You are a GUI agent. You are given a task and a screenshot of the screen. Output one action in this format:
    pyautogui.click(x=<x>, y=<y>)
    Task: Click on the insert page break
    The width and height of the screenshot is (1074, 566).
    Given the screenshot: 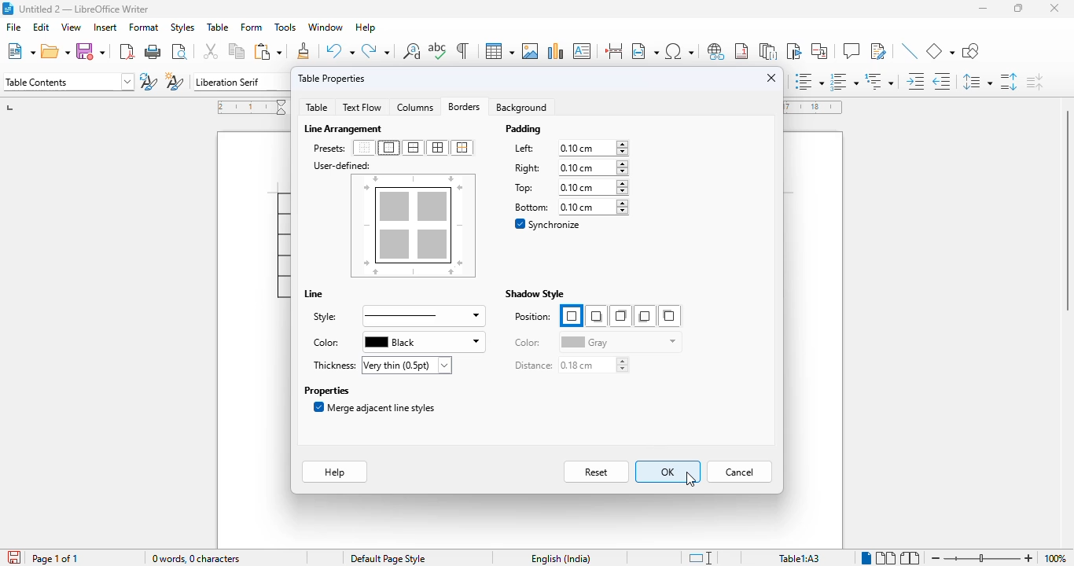 What is the action you would take?
    pyautogui.click(x=614, y=50)
    